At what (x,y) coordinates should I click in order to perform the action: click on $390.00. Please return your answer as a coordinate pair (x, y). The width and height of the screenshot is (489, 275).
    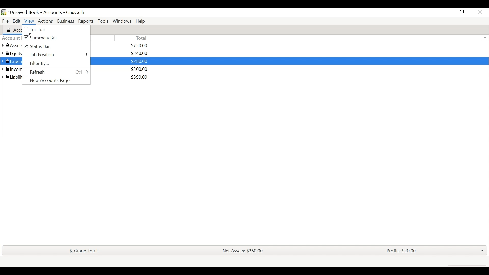
    Looking at the image, I should click on (140, 77).